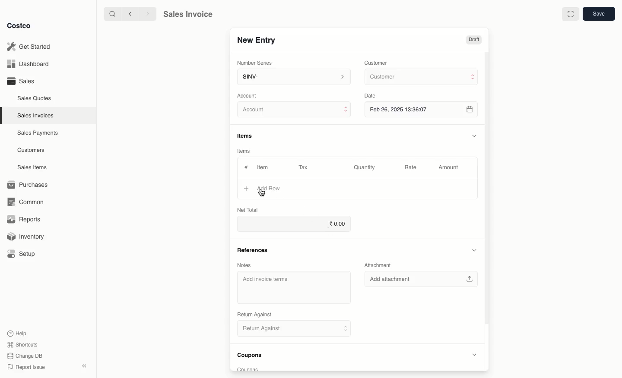 The height and width of the screenshot is (378, 622). I want to click on Sales Items, so click(34, 167).